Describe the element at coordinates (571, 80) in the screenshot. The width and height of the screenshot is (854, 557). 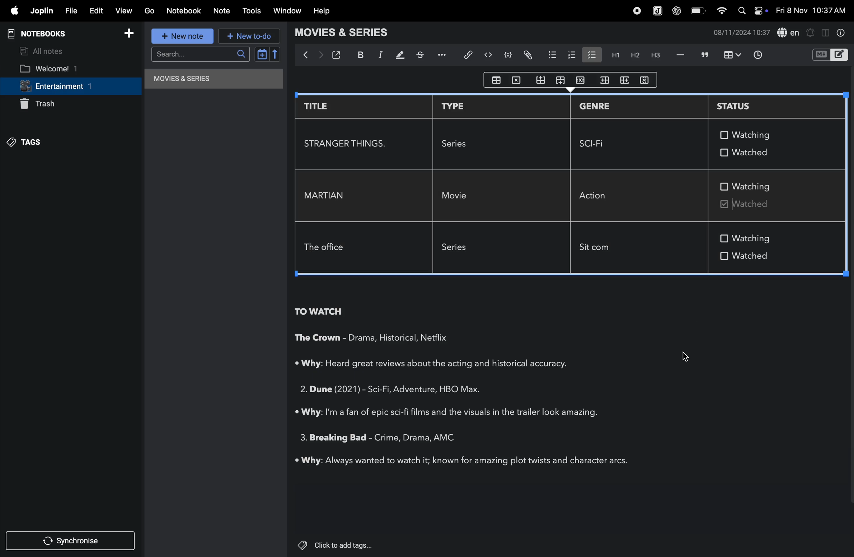
I see `Icons` at that location.